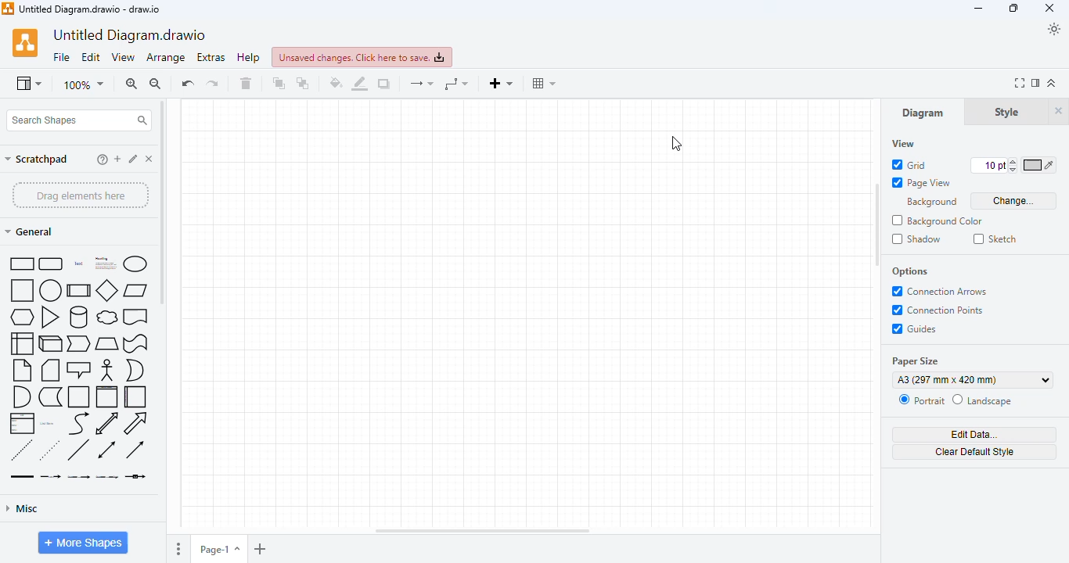 This screenshot has width=1069, height=563. What do you see at coordinates (104, 263) in the screenshot?
I see `heading` at bounding box center [104, 263].